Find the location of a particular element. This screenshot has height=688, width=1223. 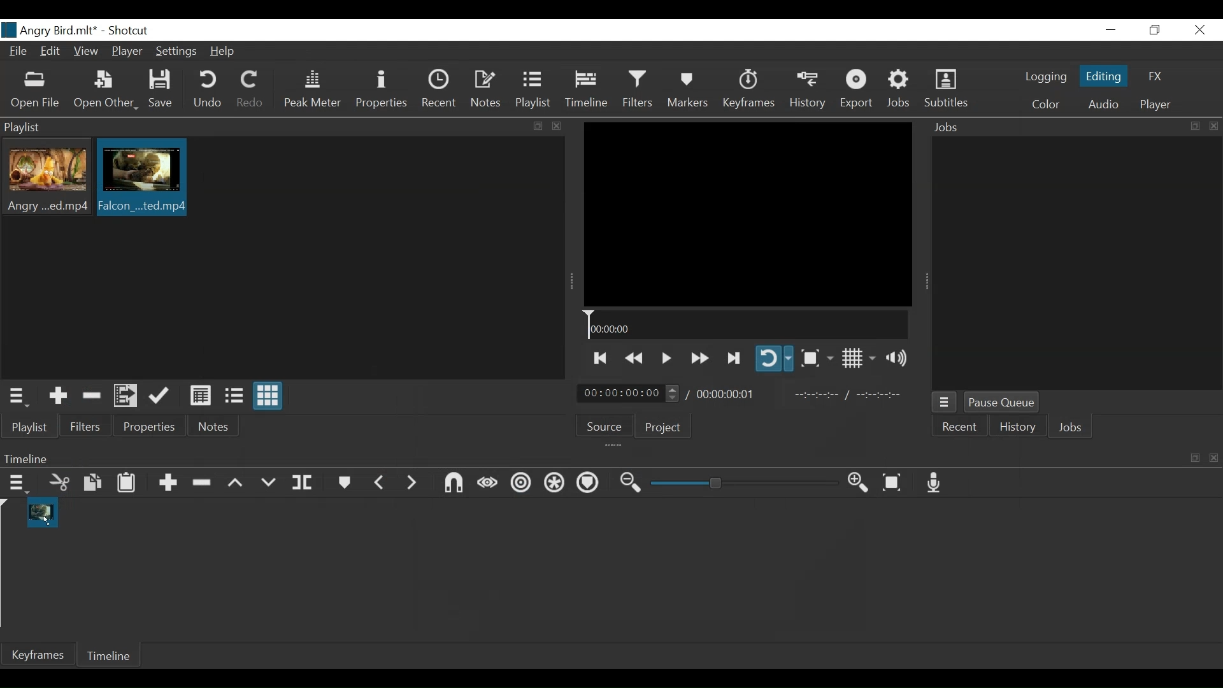

Zoom timeline out is located at coordinates (633, 483).